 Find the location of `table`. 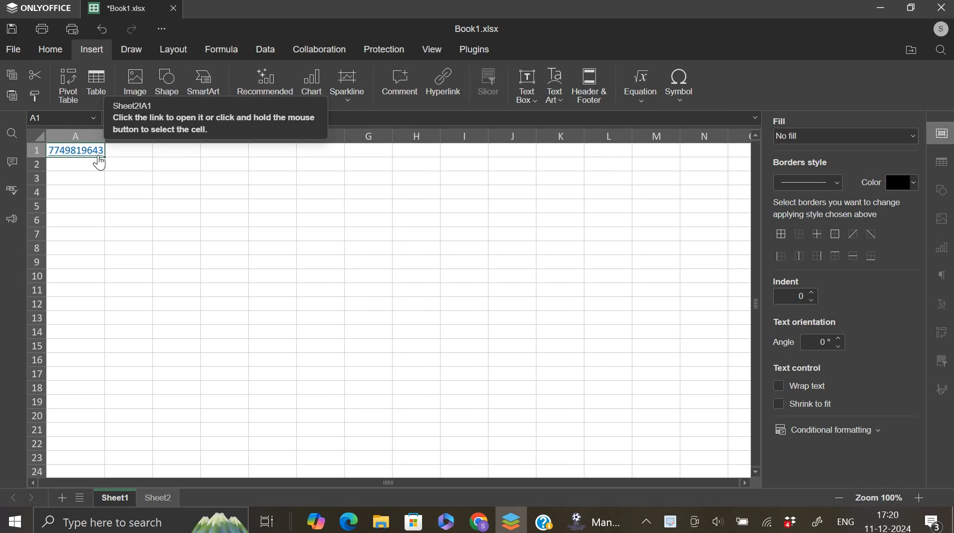

table is located at coordinates (96, 81).